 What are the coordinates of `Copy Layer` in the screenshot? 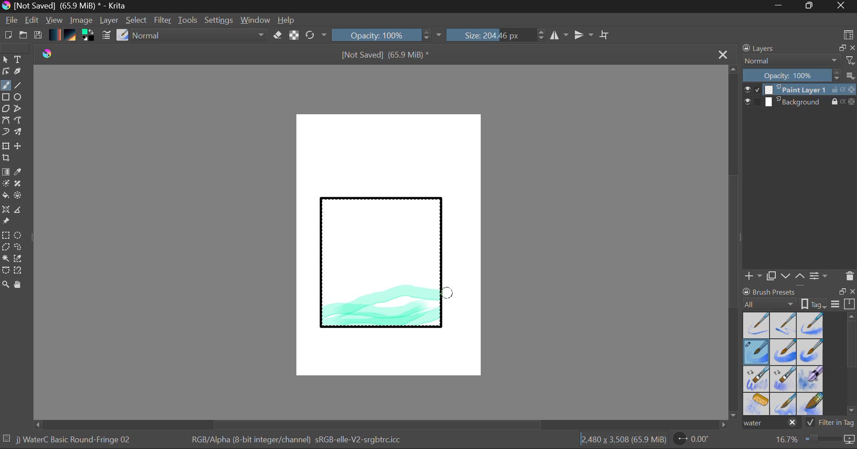 It's located at (772, 276).